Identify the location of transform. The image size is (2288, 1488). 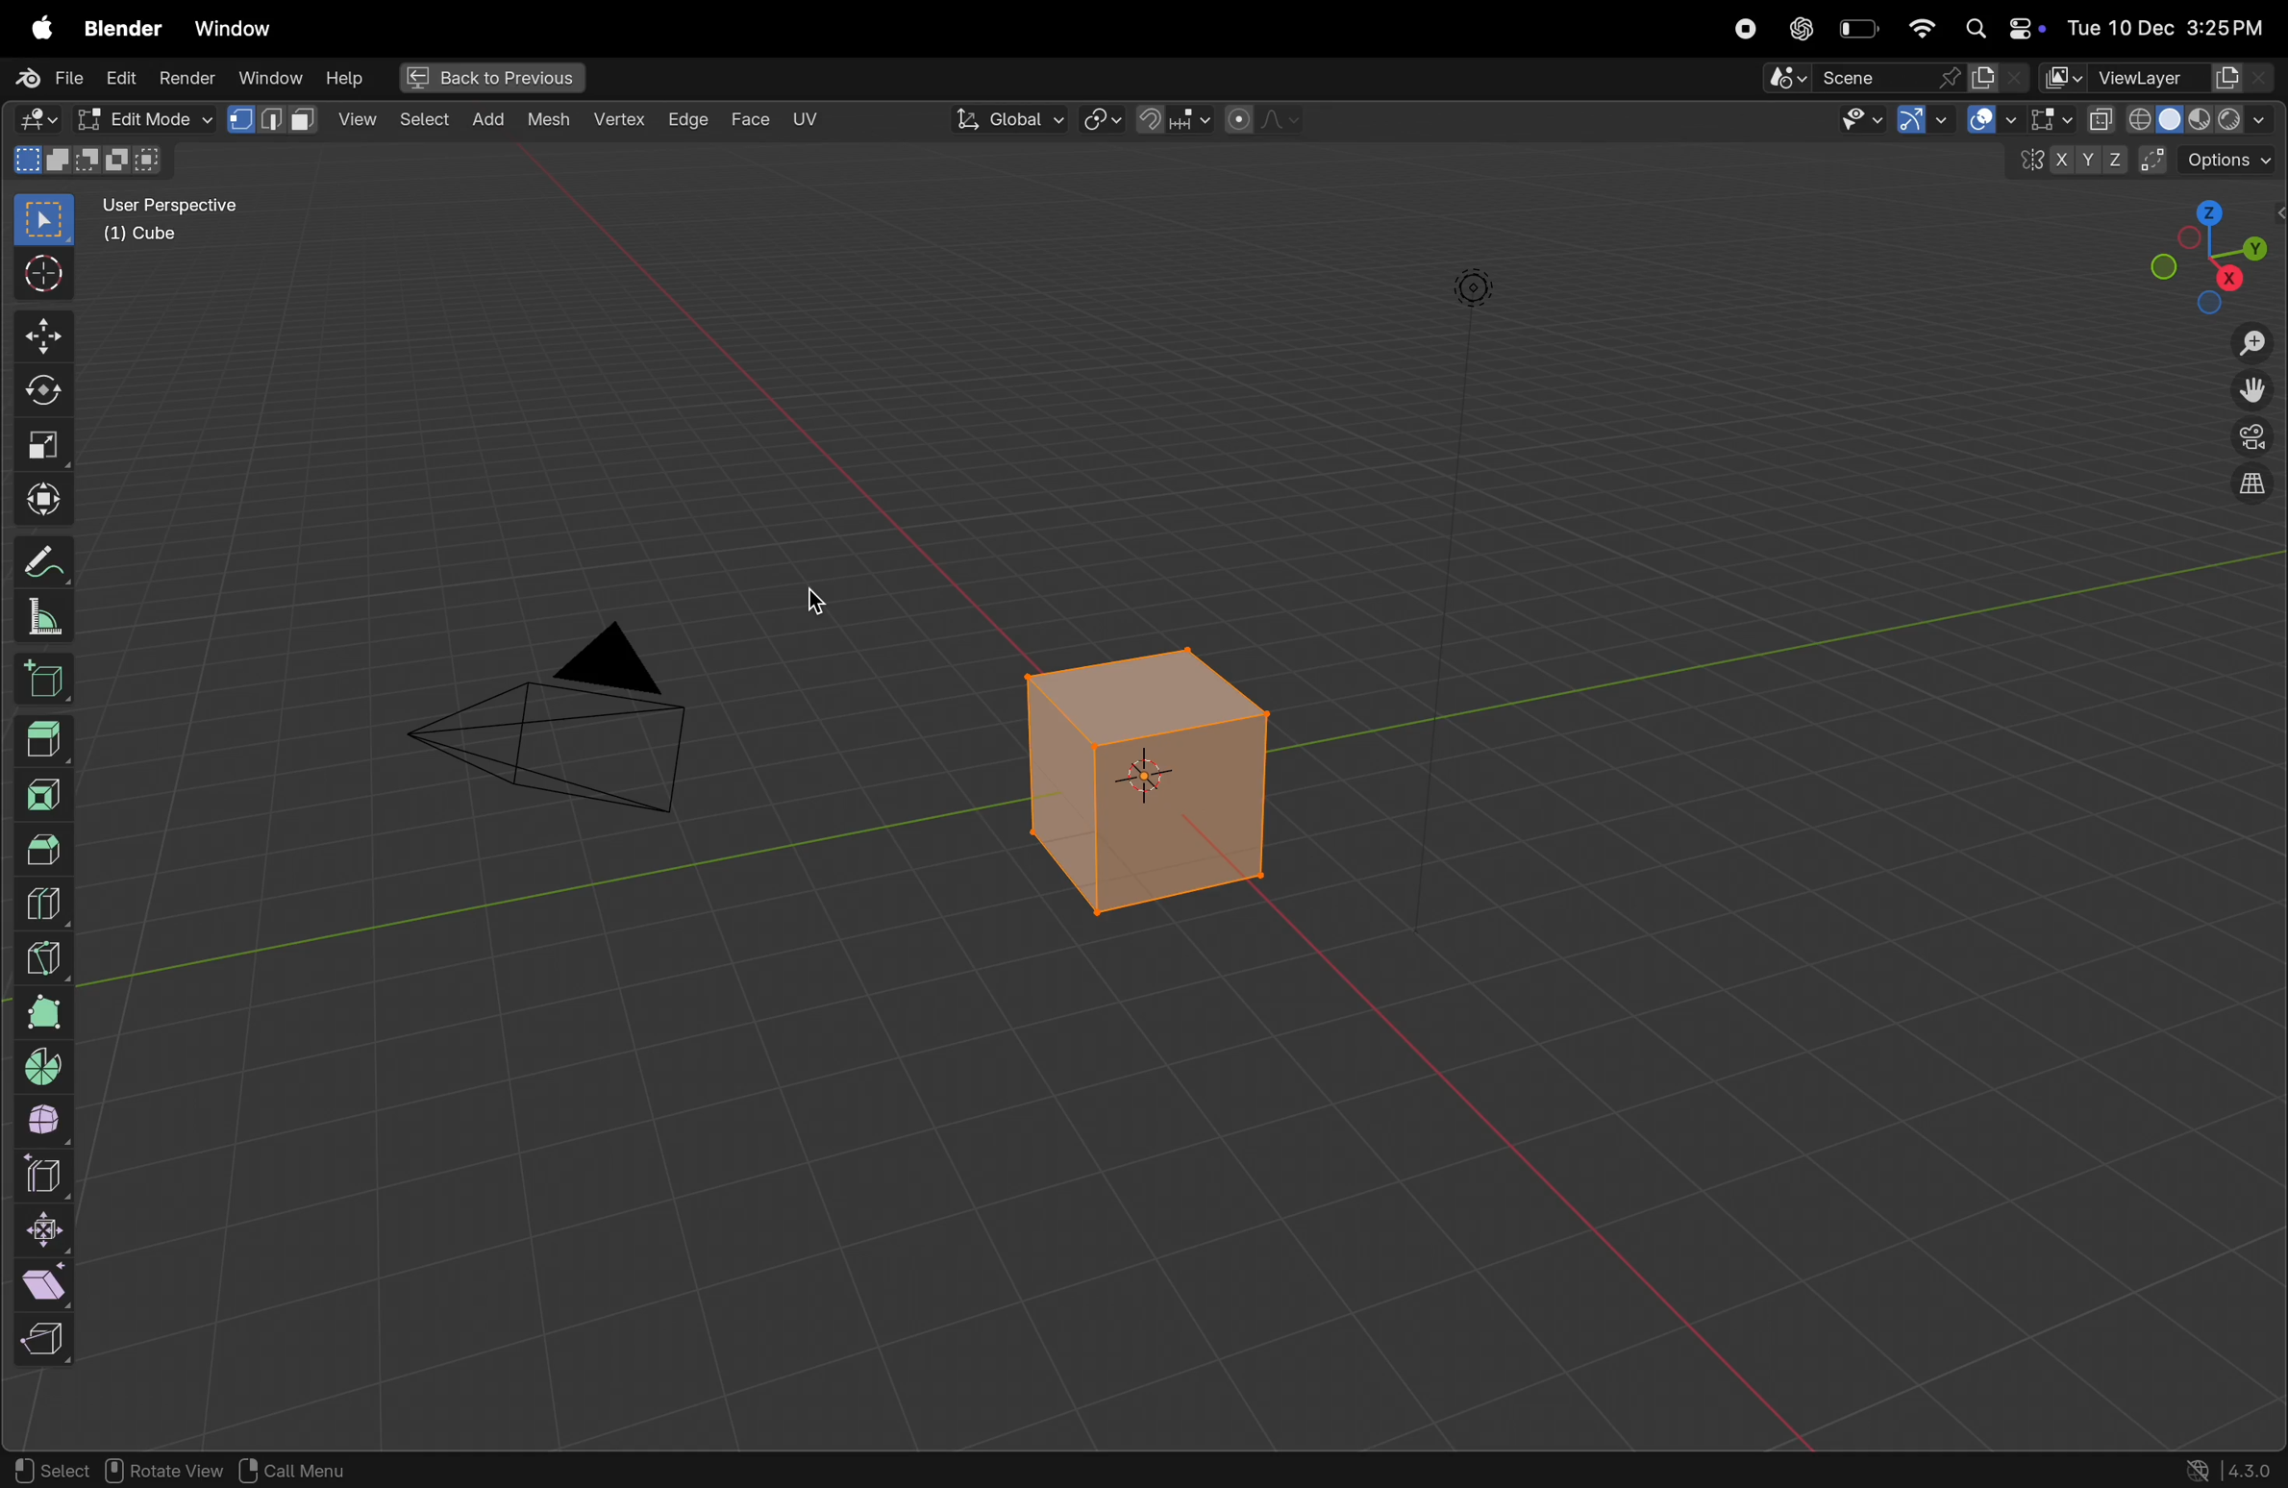
(39, 396).